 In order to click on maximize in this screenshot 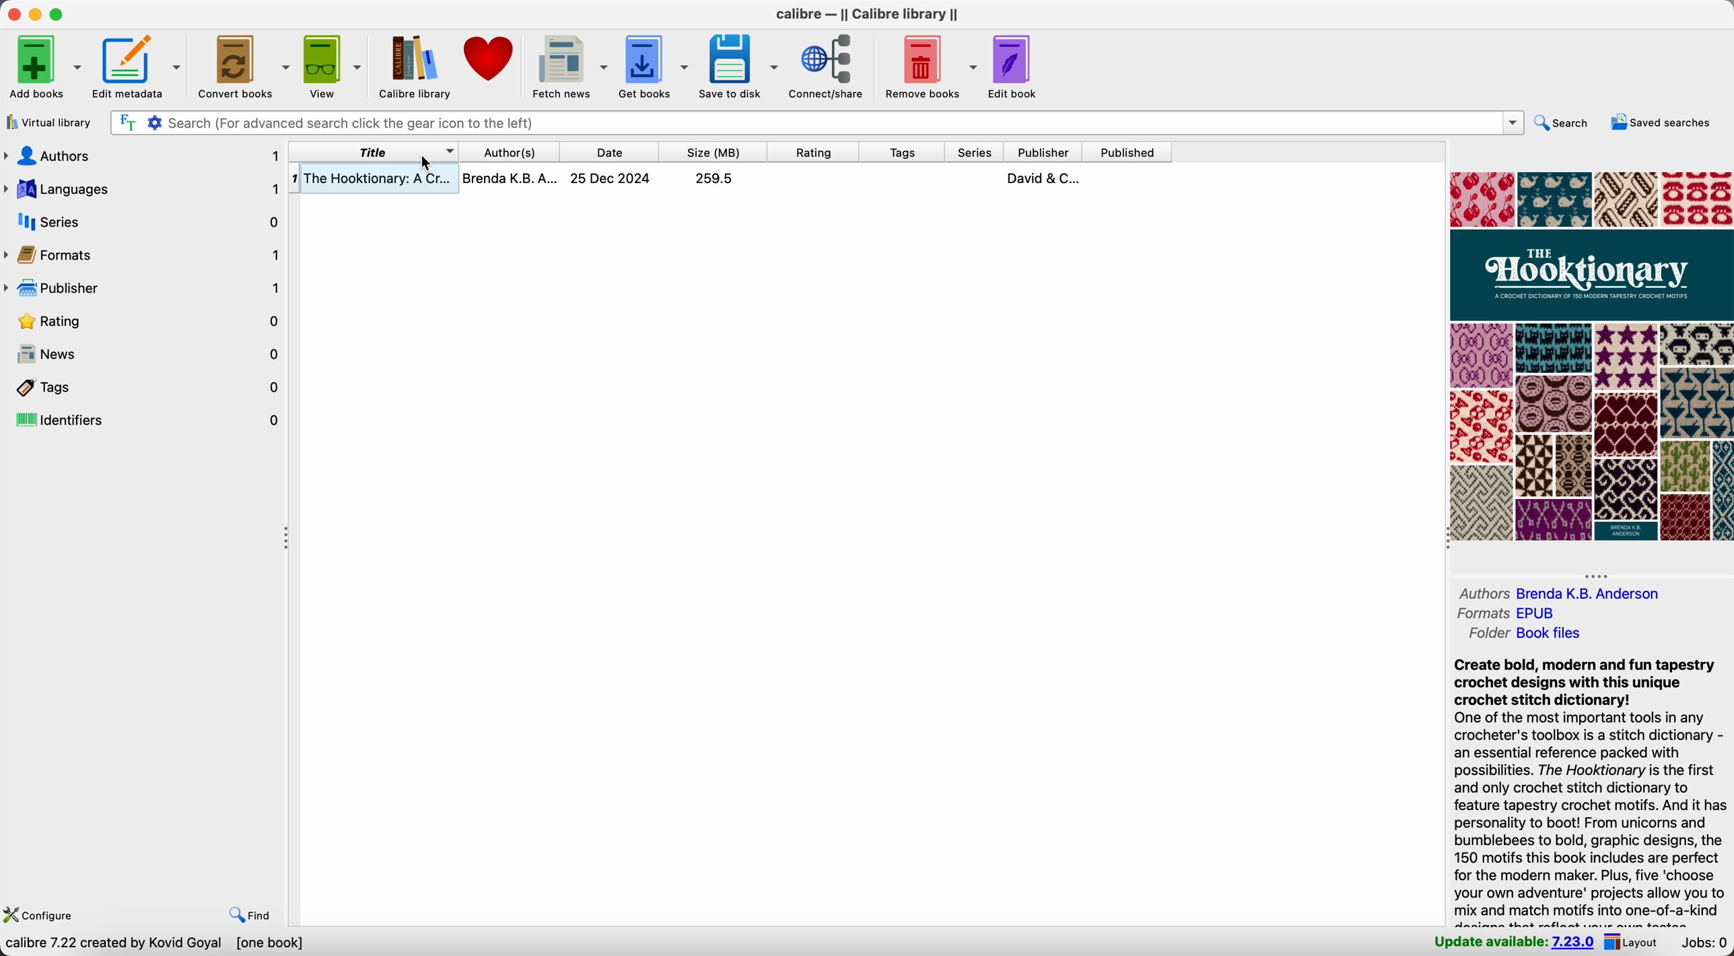, I will do `click(60, 14)`.